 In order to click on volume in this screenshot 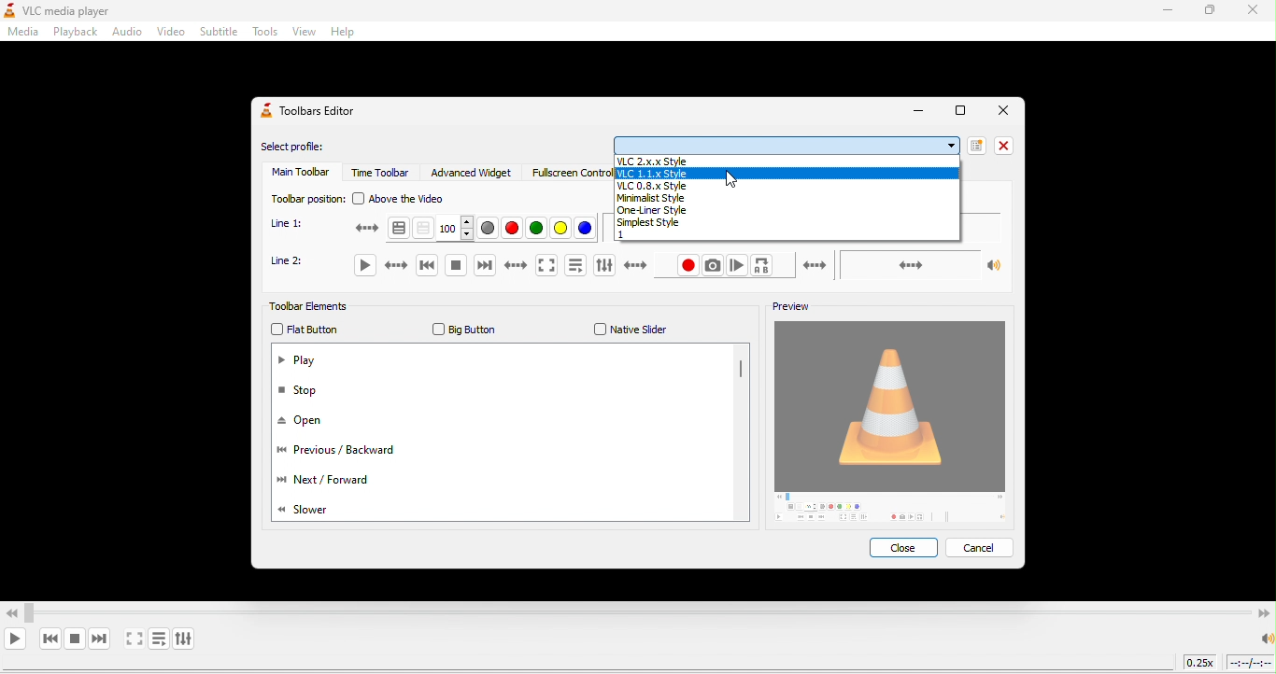, I will do `click(921, 262)`.